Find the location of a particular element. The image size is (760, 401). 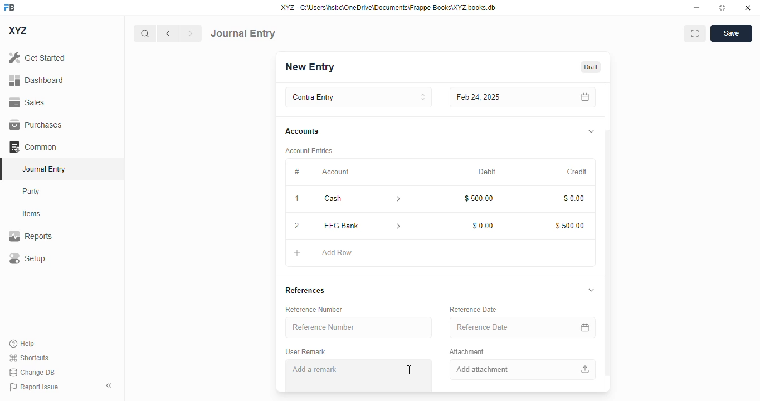

add attachment is located at coordinates (521, 370).